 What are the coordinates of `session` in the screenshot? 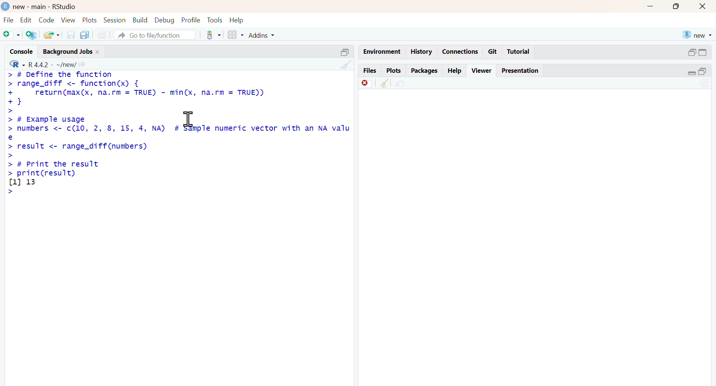 It's located at (115, 21).